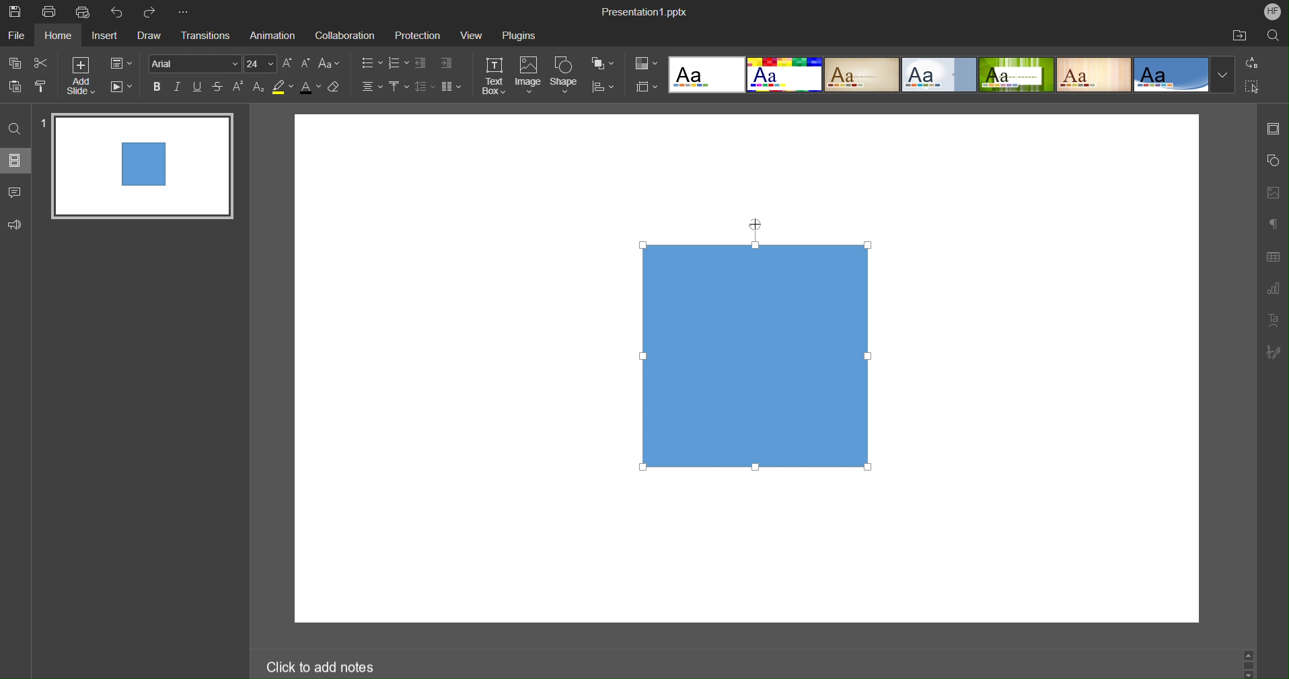  I want to click on Bullet List, so click(369, 64).